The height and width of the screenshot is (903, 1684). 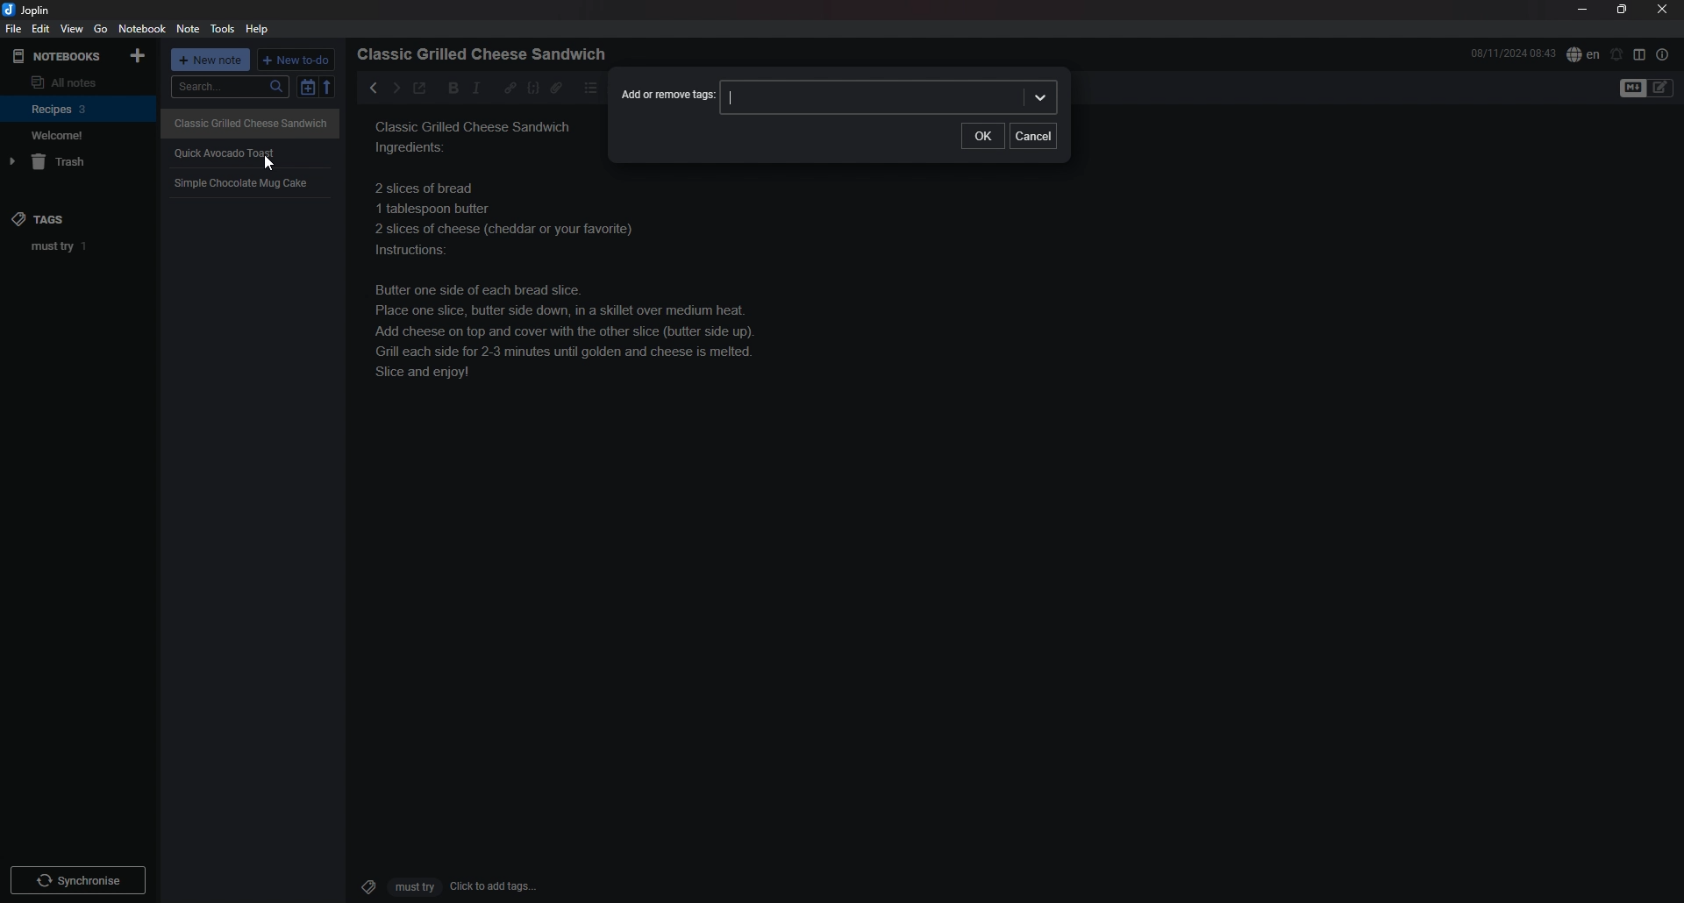 What do you see at coordinates (532, 88) in the screenshot?
I see `code` at bounding box center [532, 88].